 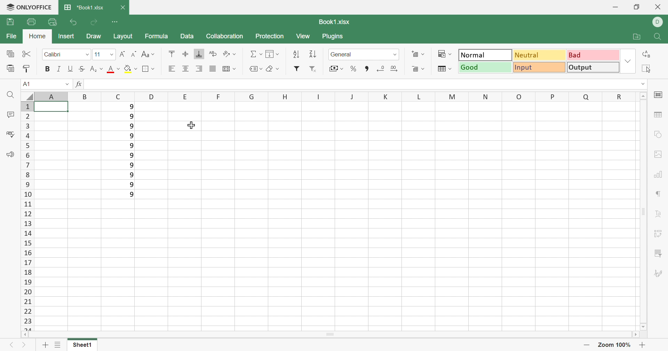 I want to click on Save, so click(x=8, y=22).